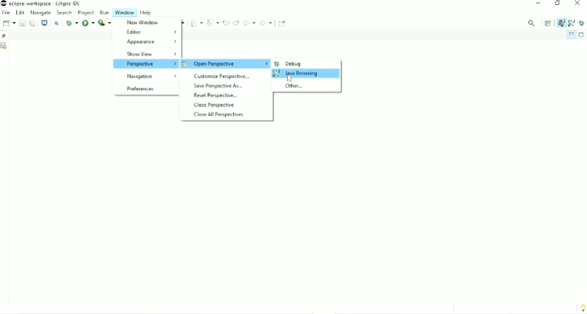 This screenshot has height=314, width=587. I want to click on Previous edit location, so click(226, 23).